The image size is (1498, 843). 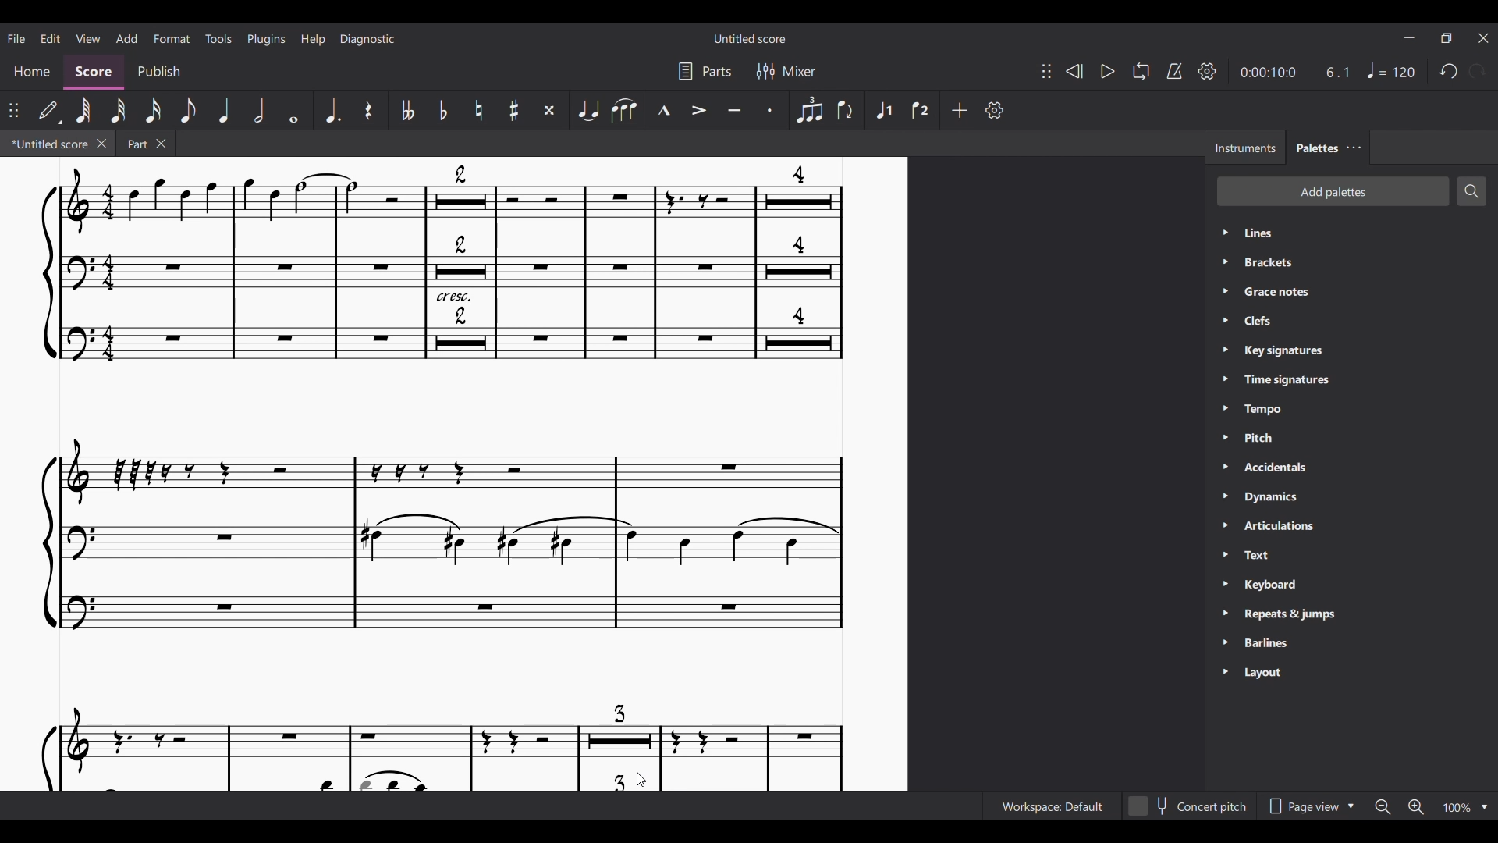 I want to click on Default, so click(x=50, y=111).